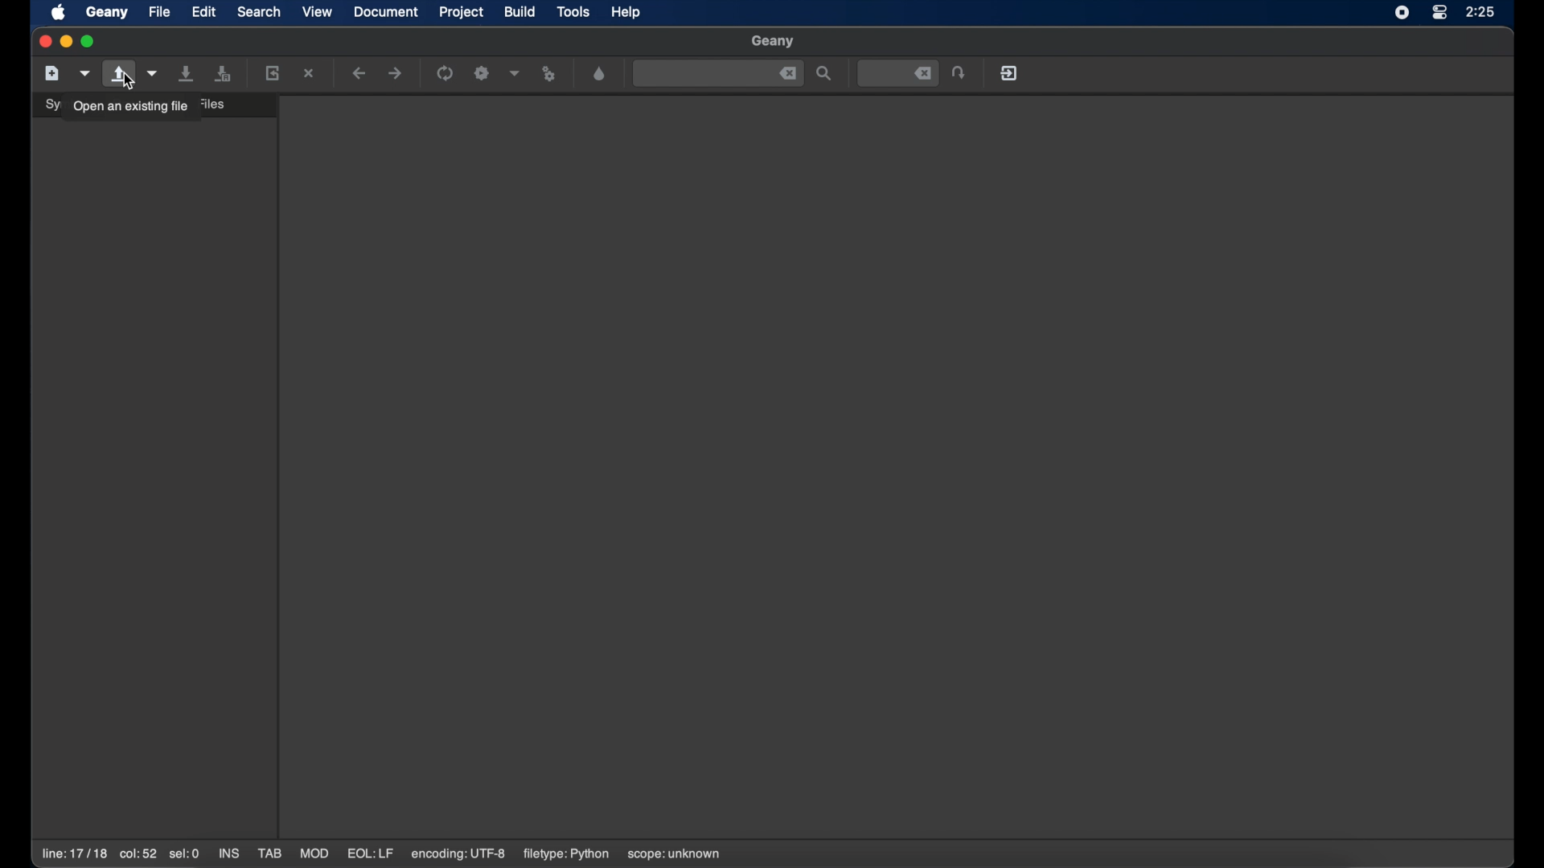 The width and height of the screenshot is (1544, 868). Describe the element at coordinates (772, 41) in the screenshot. I see `geany` at that location.